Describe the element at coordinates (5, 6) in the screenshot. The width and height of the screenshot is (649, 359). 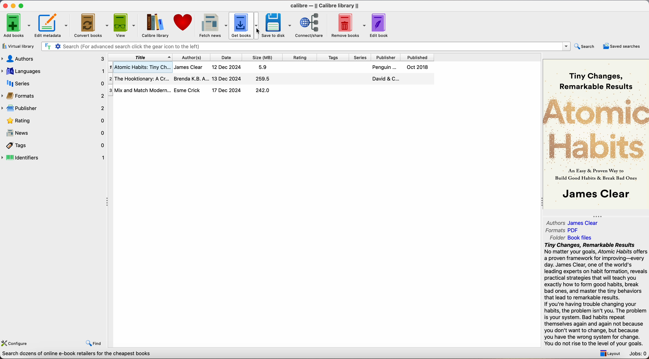
I see `close` at that location.